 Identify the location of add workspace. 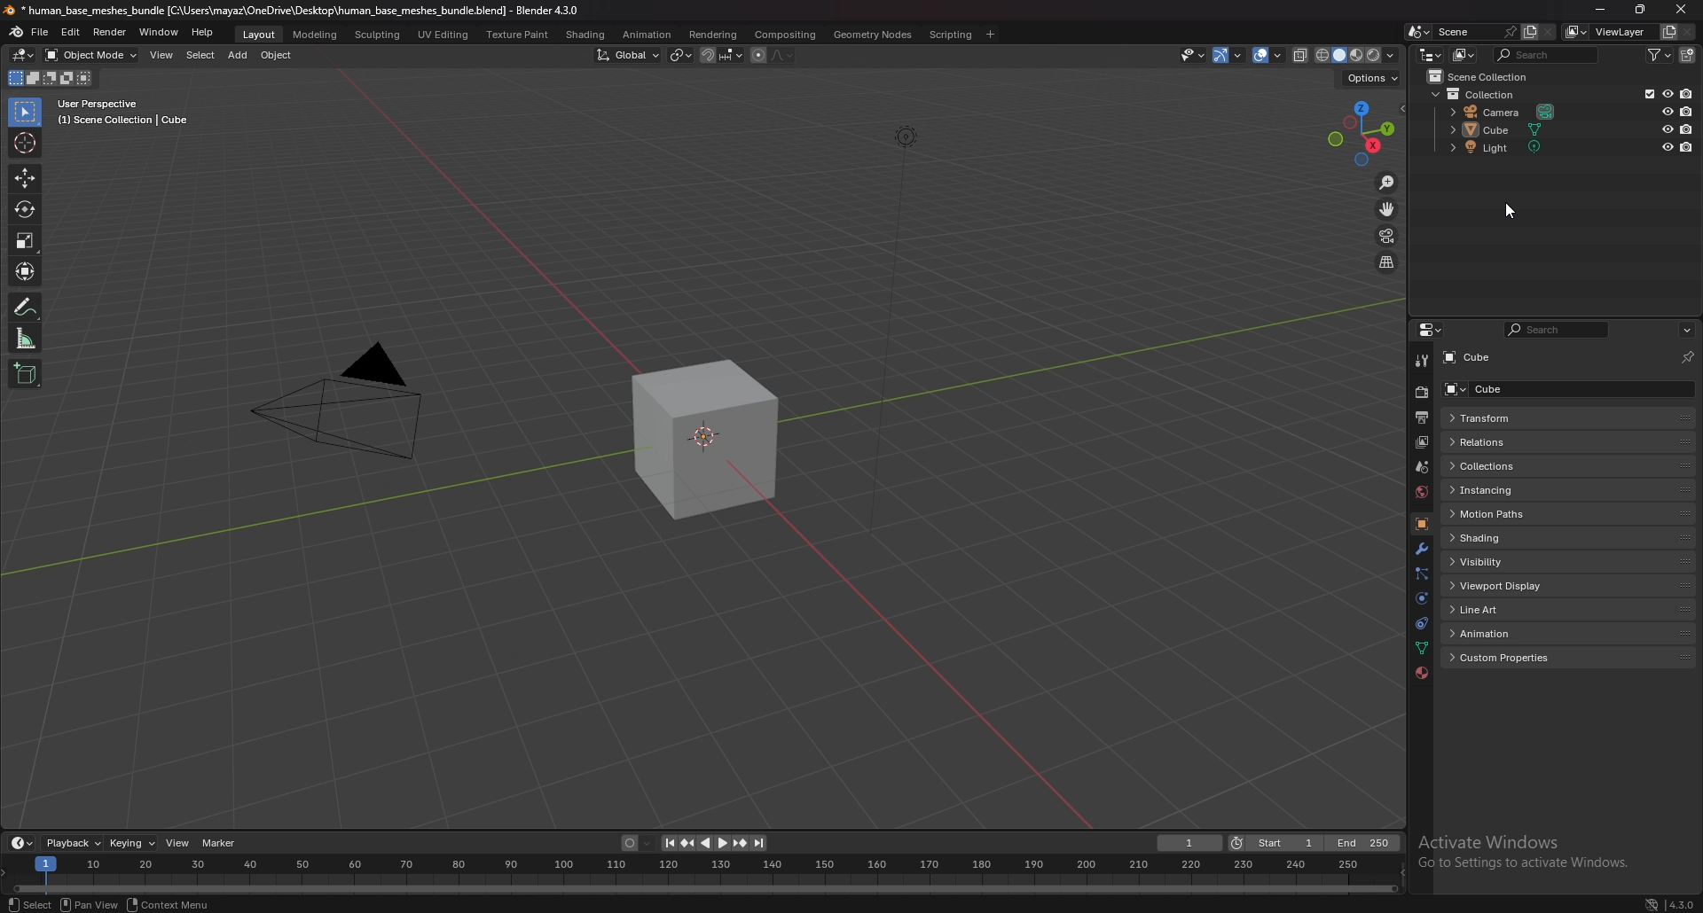
(988, 35).